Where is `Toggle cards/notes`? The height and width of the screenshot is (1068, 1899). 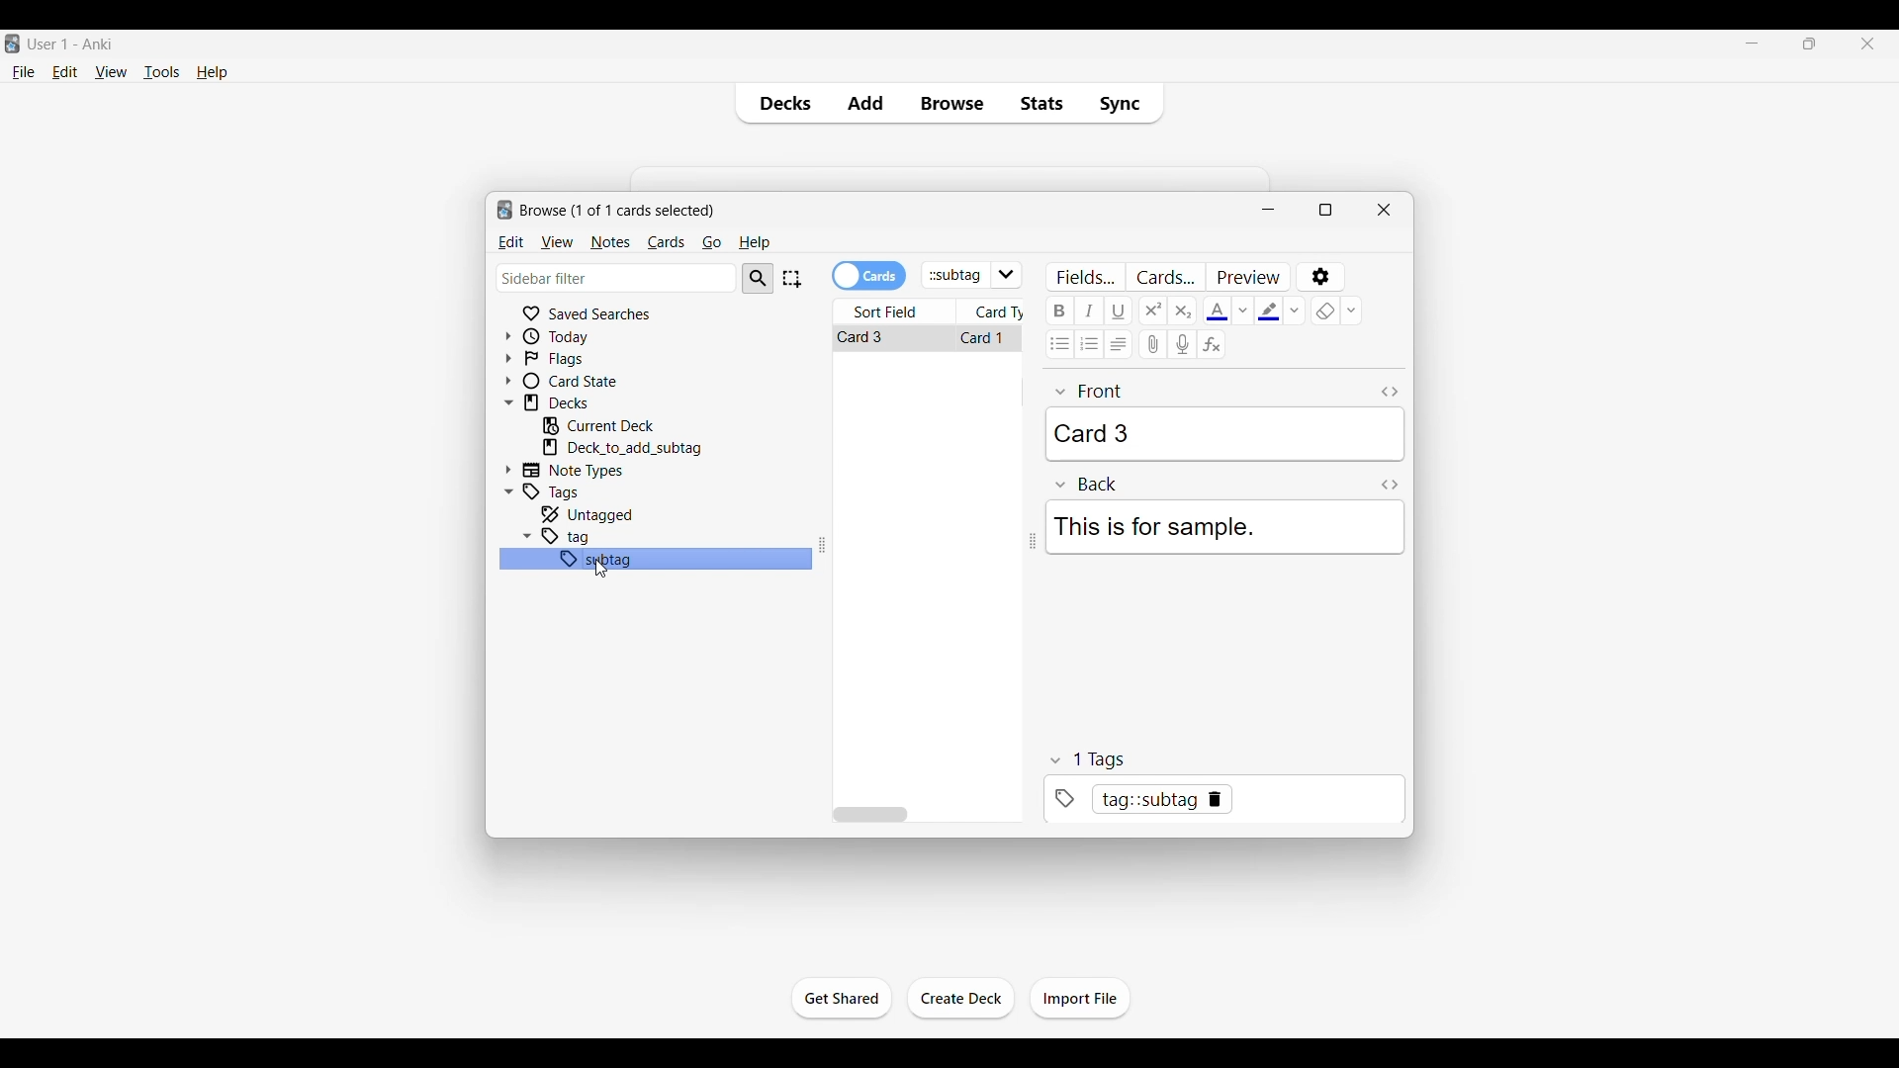
Toggle cards/notes is located at coordinates (868, 276).